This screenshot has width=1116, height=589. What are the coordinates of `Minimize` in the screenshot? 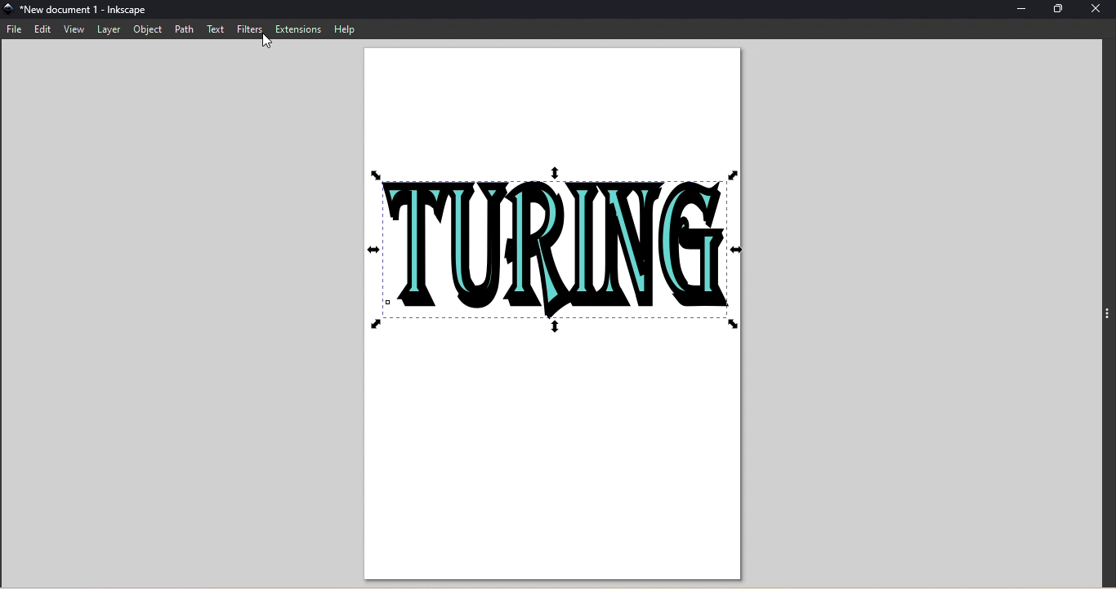 It's located at (1022, 9).